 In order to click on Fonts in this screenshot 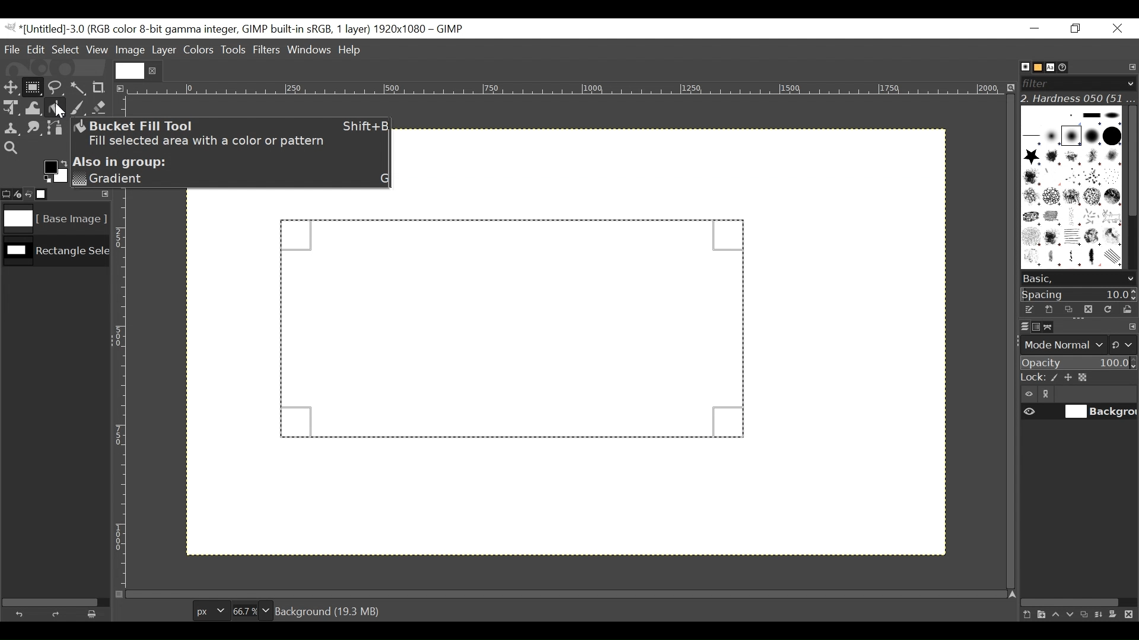, I will do `click(1052, 66)`.